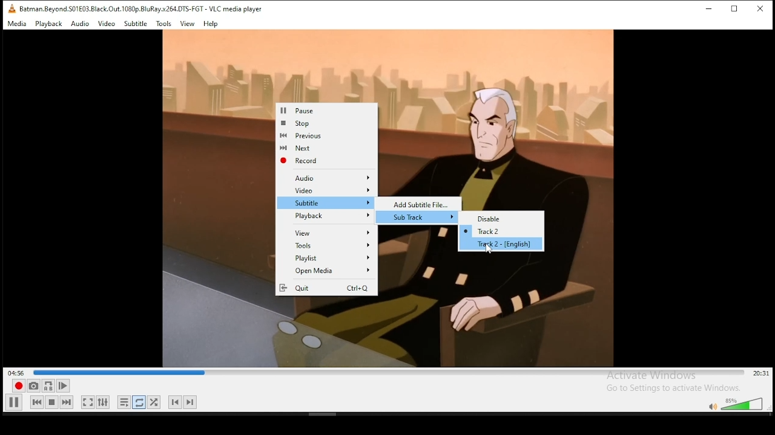 The image size is (775, 435). Describe the element at coordinates (711, 10) in the screenshot. I see `minimize` at that location.